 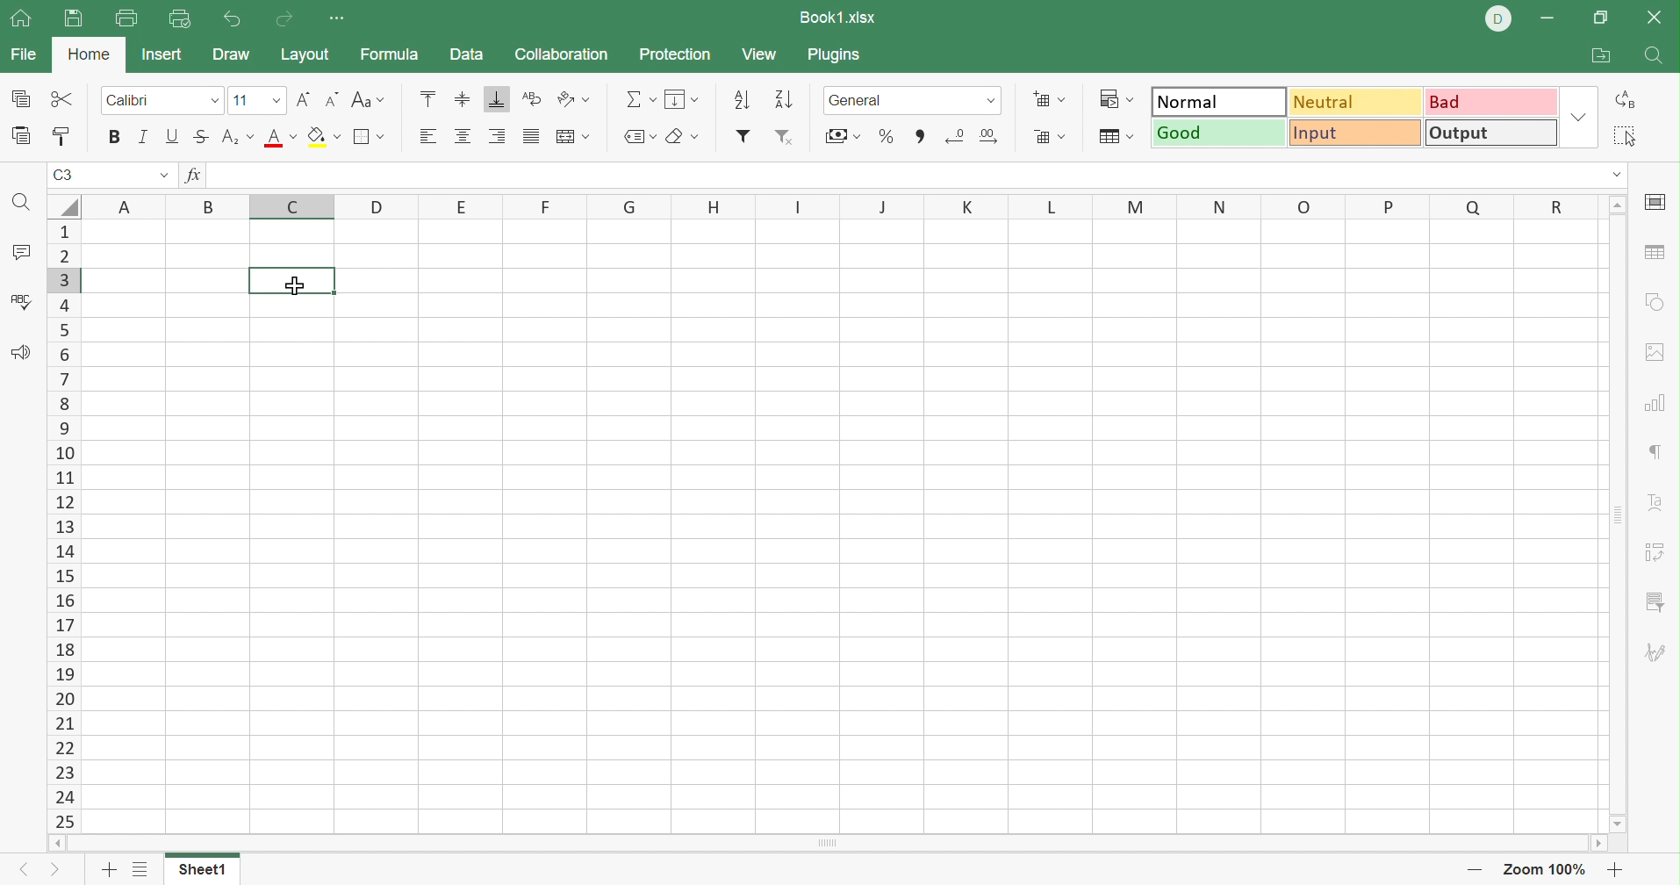 I want to click on Text art settings, so click(x=1653, y=501).